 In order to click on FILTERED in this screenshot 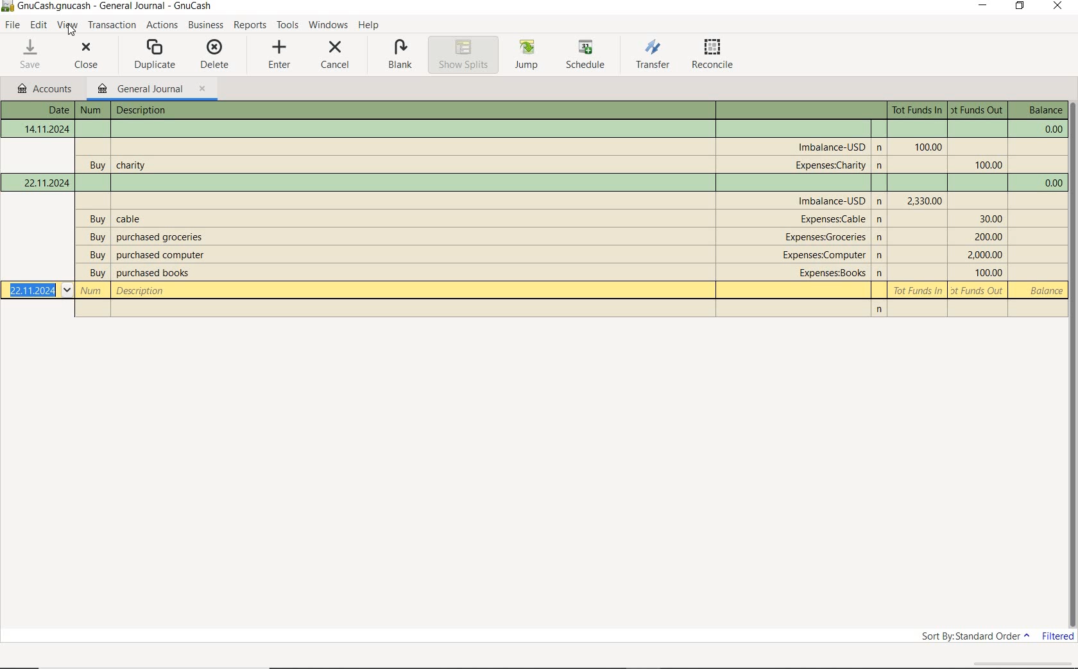, I will do `click(1056, 640)`.